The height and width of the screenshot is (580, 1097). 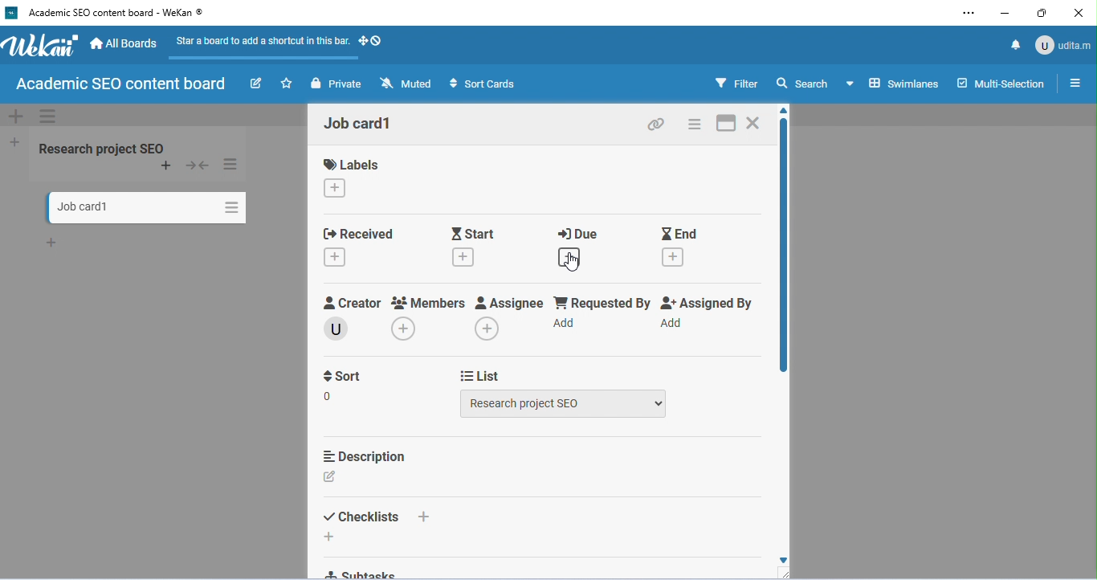 I want to click on list actions, so click(x=232, y=165).